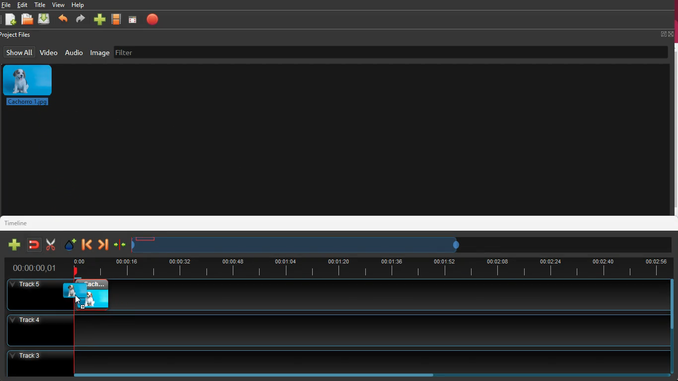 The width and height of the screenshot is (678, 381). What do you see at coordinates (33, 245) in the screenshot?
I see `join` at bounding box center [33, 245].